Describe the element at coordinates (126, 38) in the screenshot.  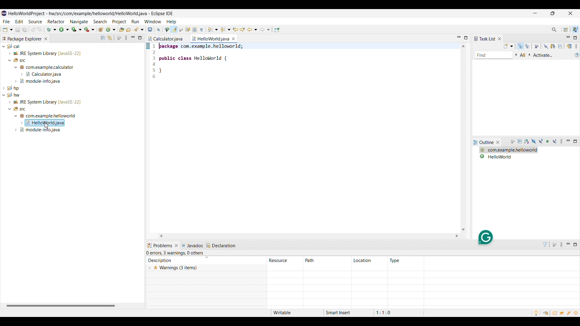
I see `View menu` at that location.